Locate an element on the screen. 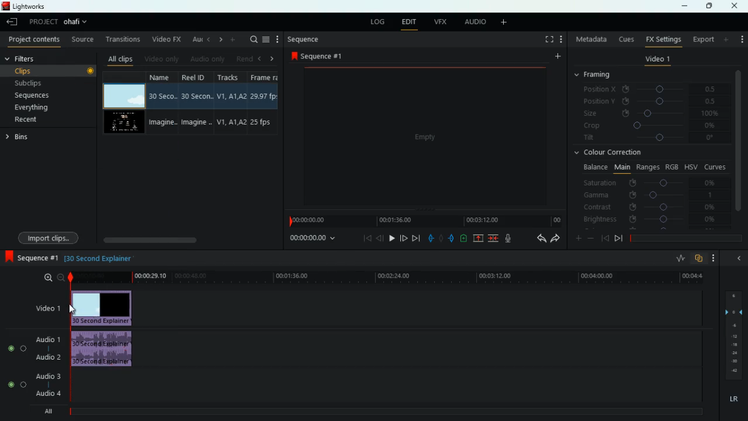 The image size is (748, 421). add is located at coordinates (742, 39).